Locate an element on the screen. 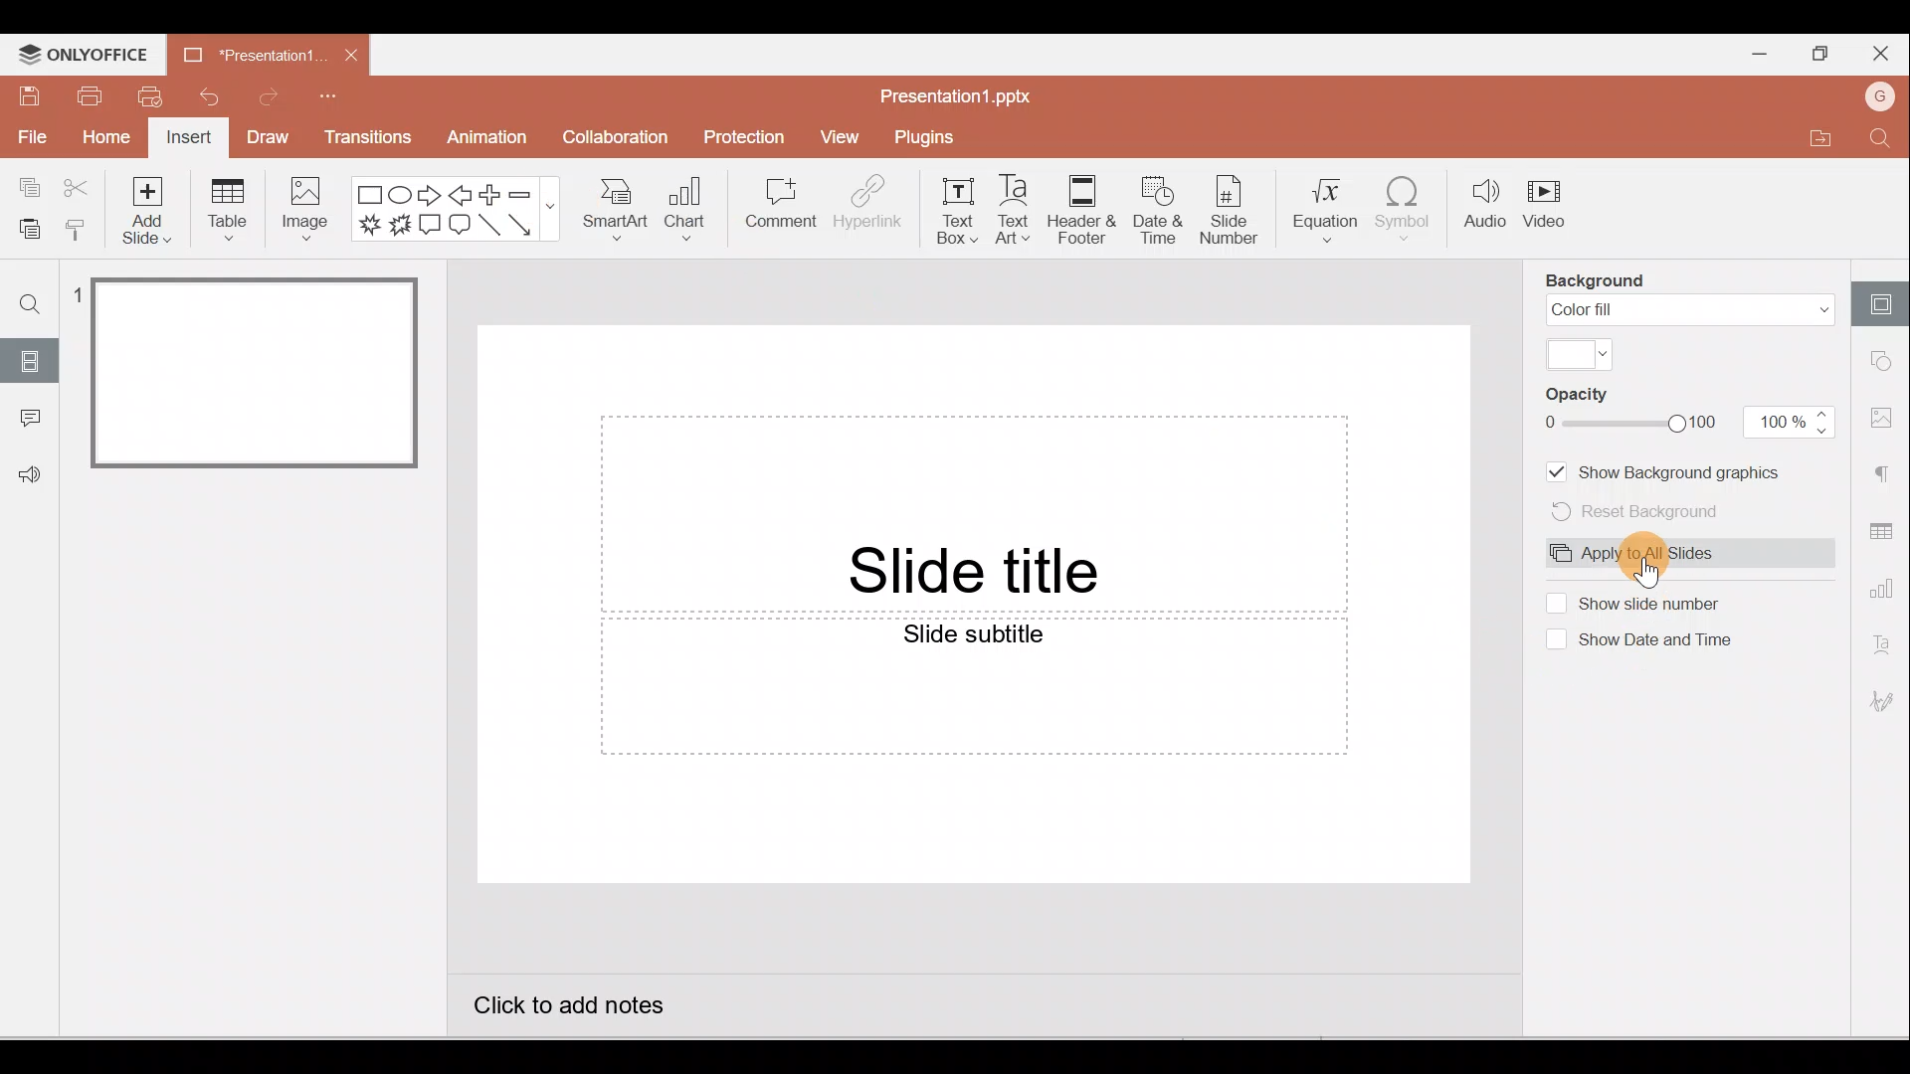 The height and width of the screenshot is (1074, 1910). Slide number is located at coordinates (1230, 212).